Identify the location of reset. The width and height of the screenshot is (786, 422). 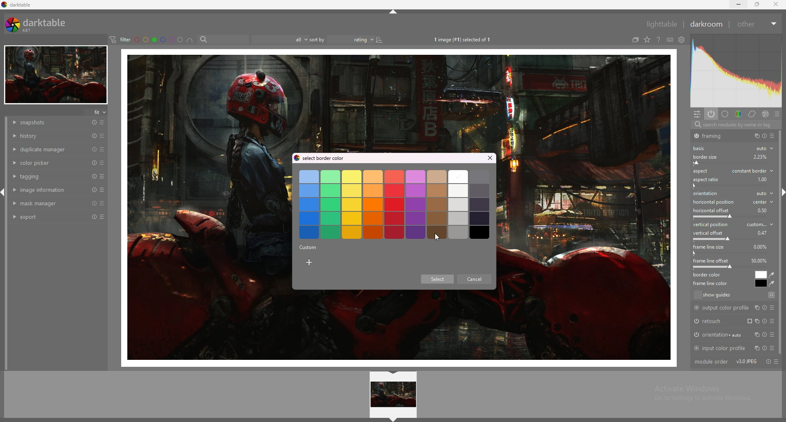
(94, 123).